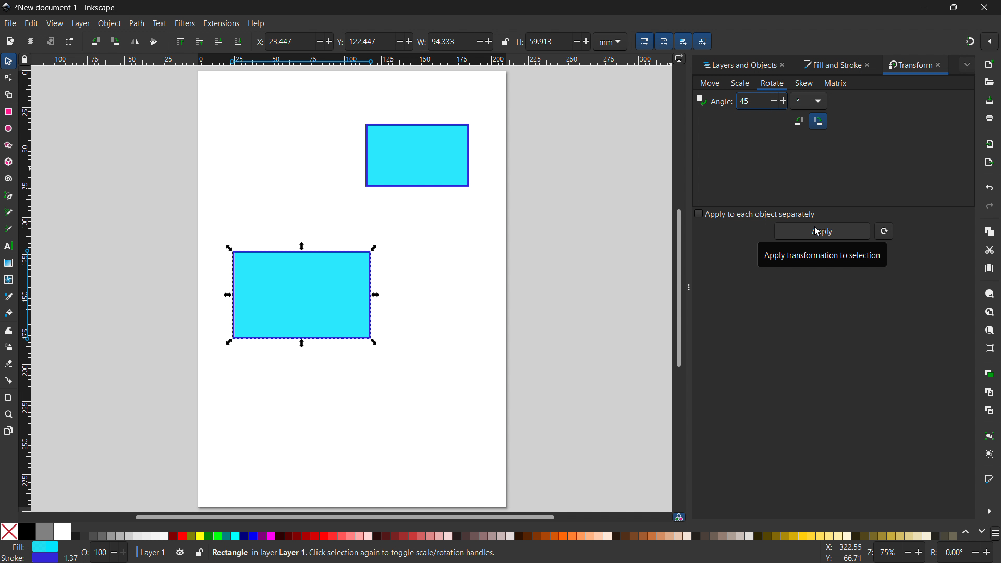 The image size is (1001, 563). Describe the element at coordinates (25, 291) in the screenshot. I see `vertical ruler` at that location.